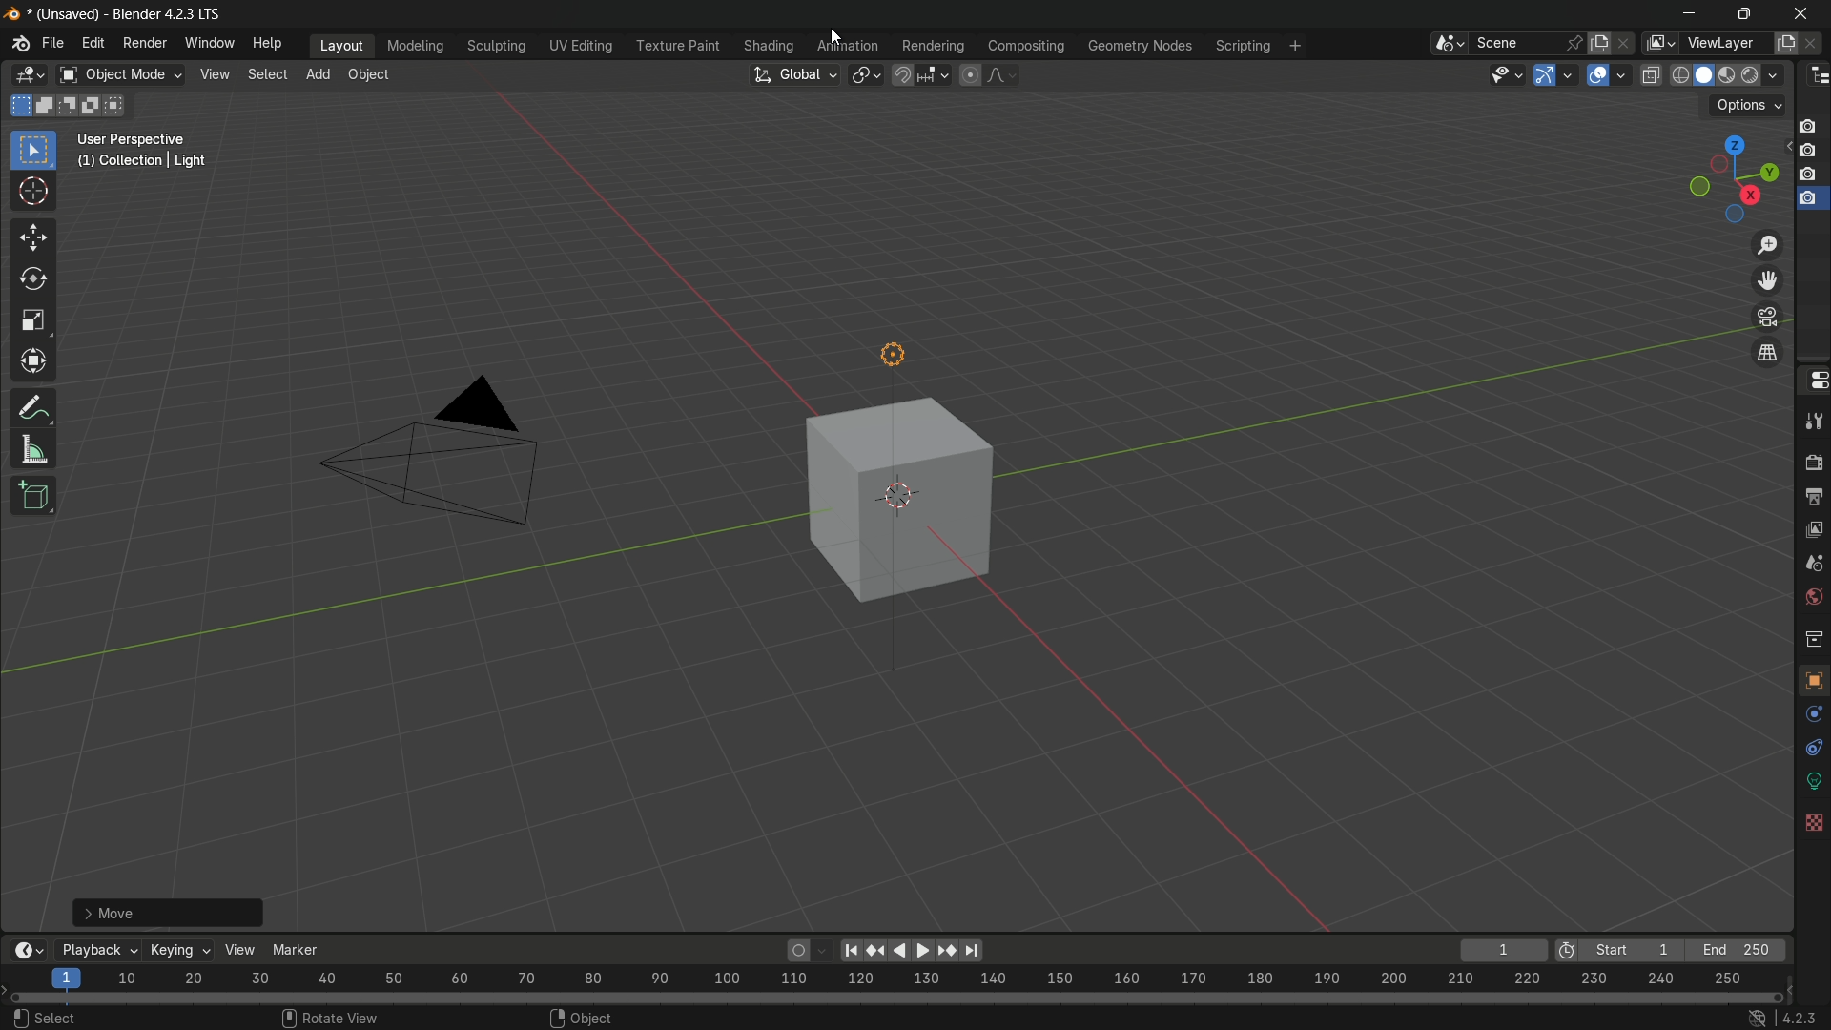 This screenshot has width=1831, height=1030. Describe the element at coordinates (1023, 47) in the screenshot. I see `compositing menu` at that location.